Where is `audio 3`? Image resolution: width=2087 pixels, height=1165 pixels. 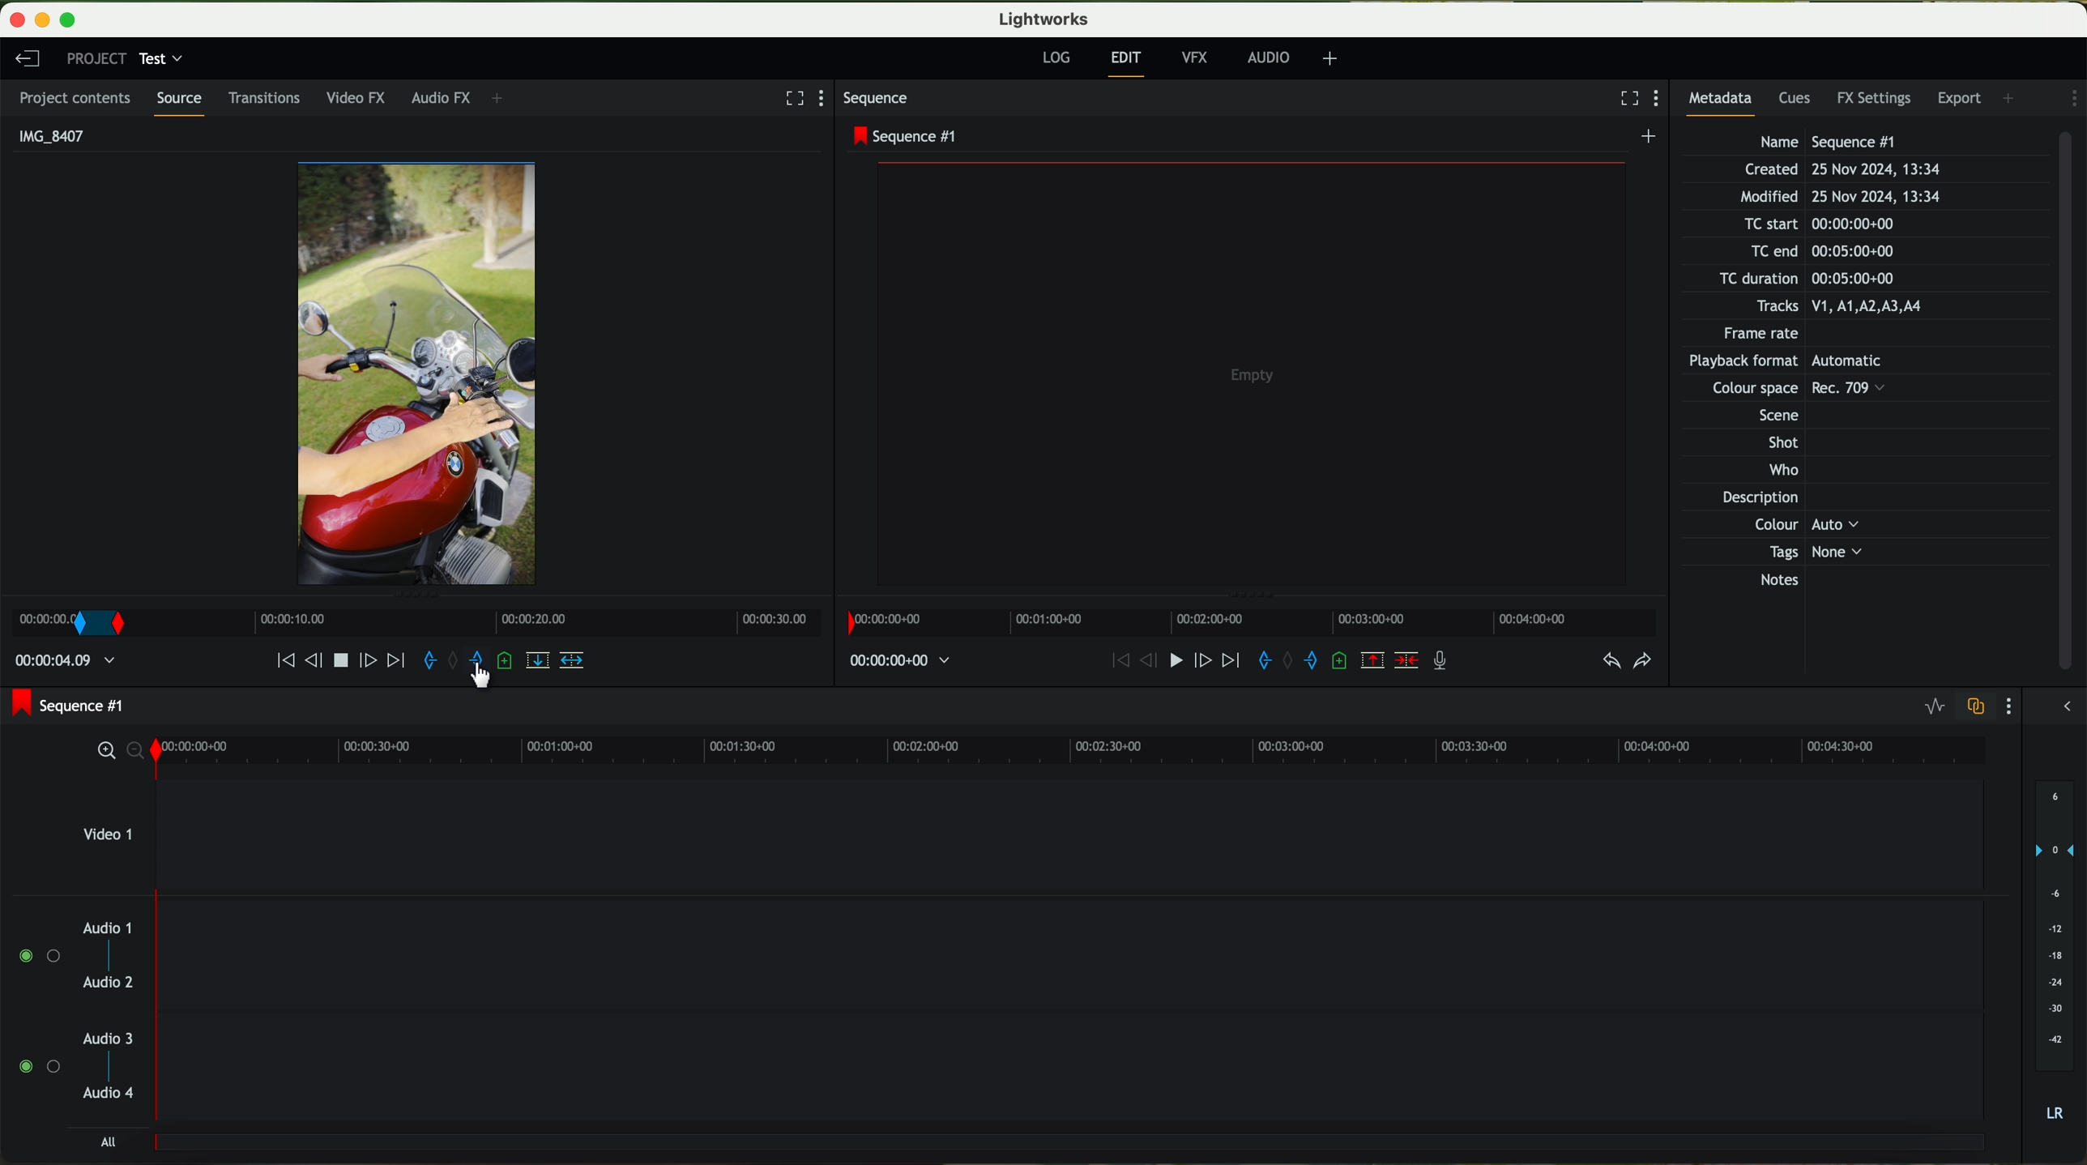 audio 3 is located at coordinates (109, 1038).